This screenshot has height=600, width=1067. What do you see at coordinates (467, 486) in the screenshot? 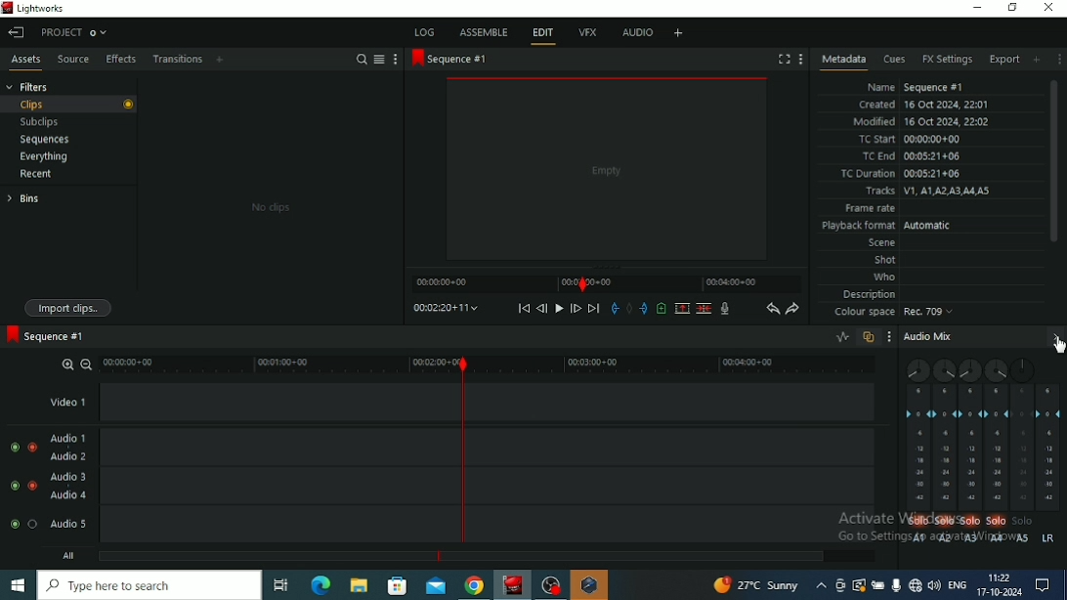
I see `Audio 3, Audio 4` at bounding box center [467, 486].